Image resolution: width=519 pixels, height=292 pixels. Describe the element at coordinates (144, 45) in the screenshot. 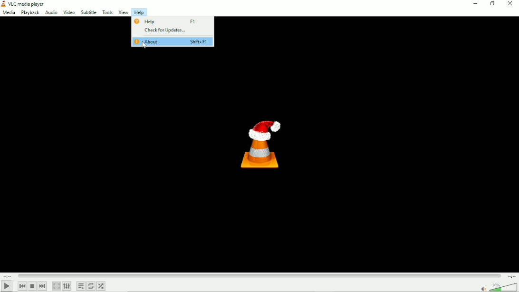

I see `Cursor` at that location.